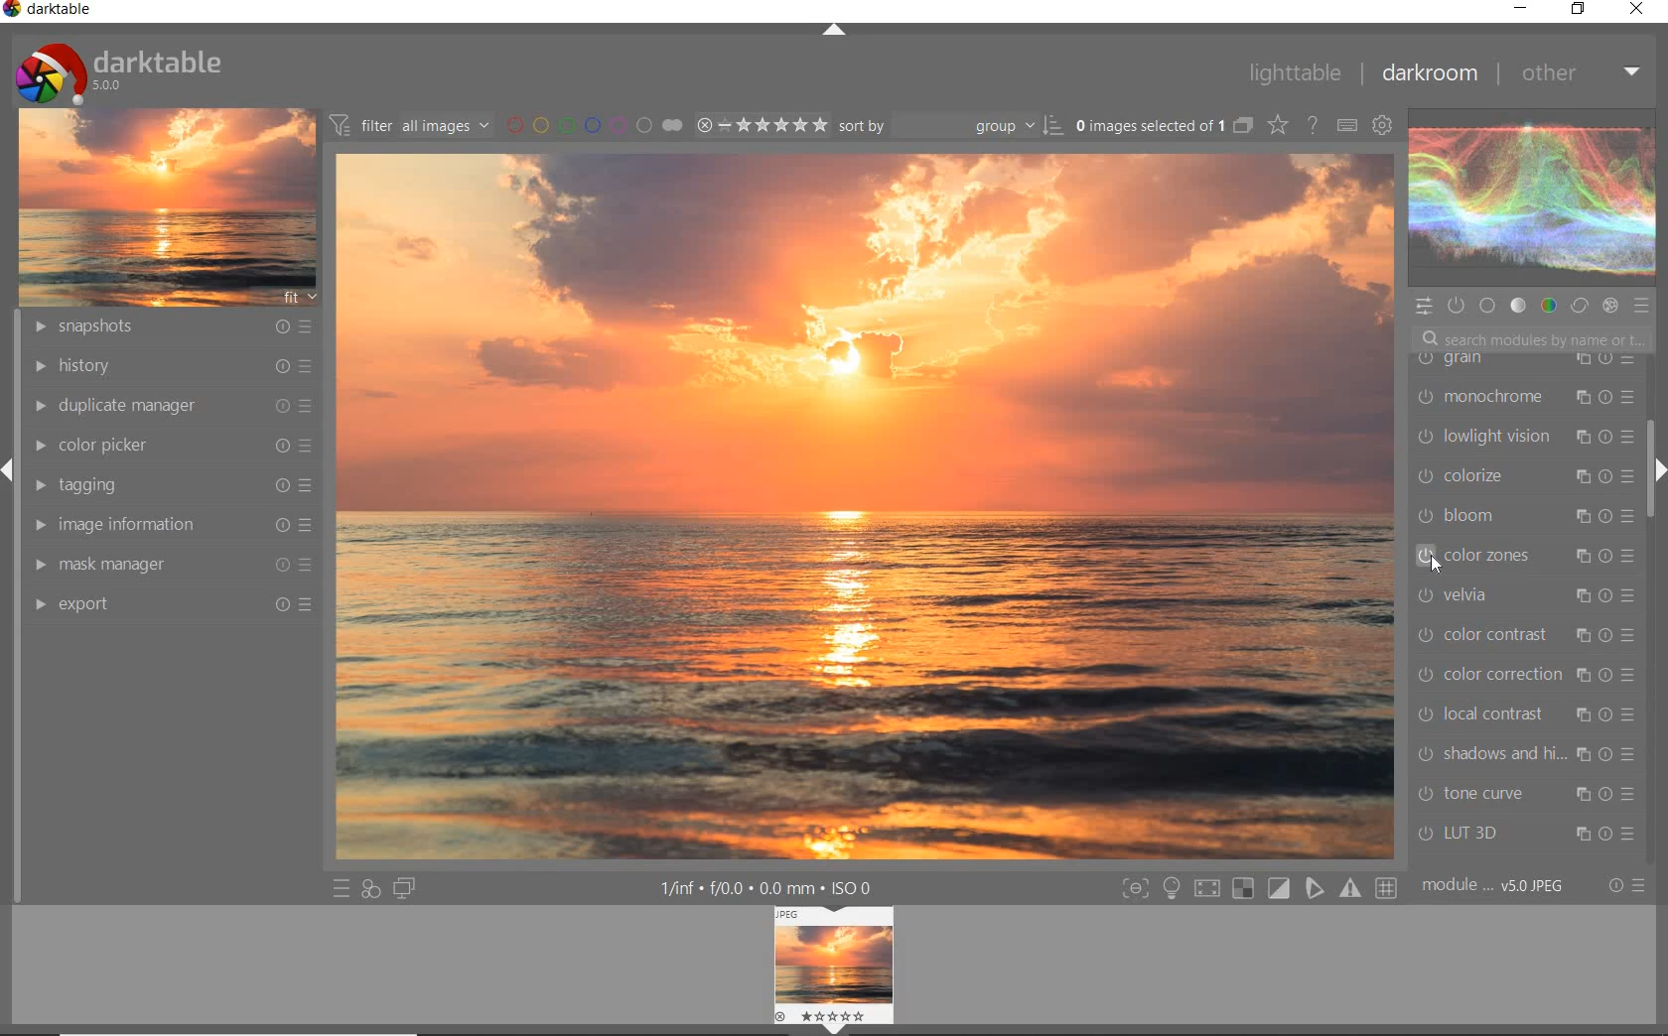 The width and height of the screenshot is (1668, 1036). Describe the element at coordinates (171, 366) in the screenshot. I see `HISTORY` at that location.